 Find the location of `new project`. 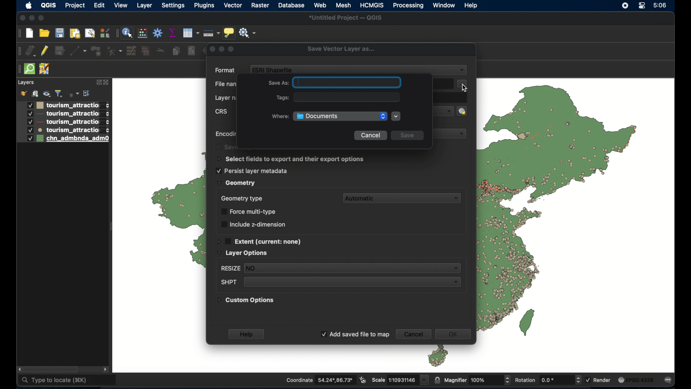

new project is located at coordinates (29, 33).